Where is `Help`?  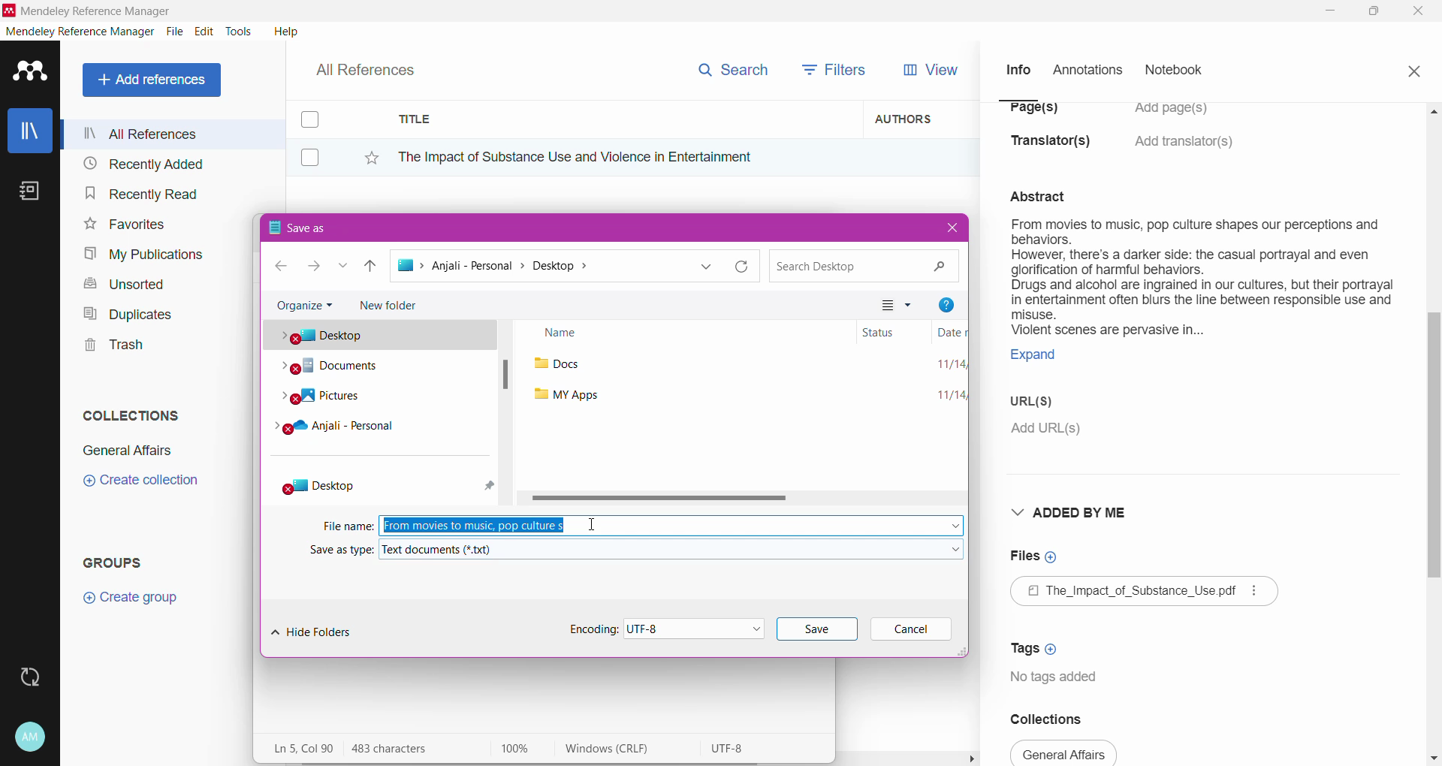
Help is located at coordinates (945, 303).